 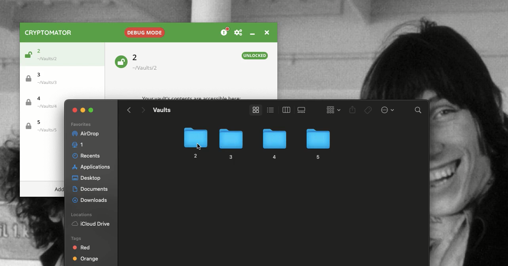 I want to click on Applications, so click(x=90, y=167).